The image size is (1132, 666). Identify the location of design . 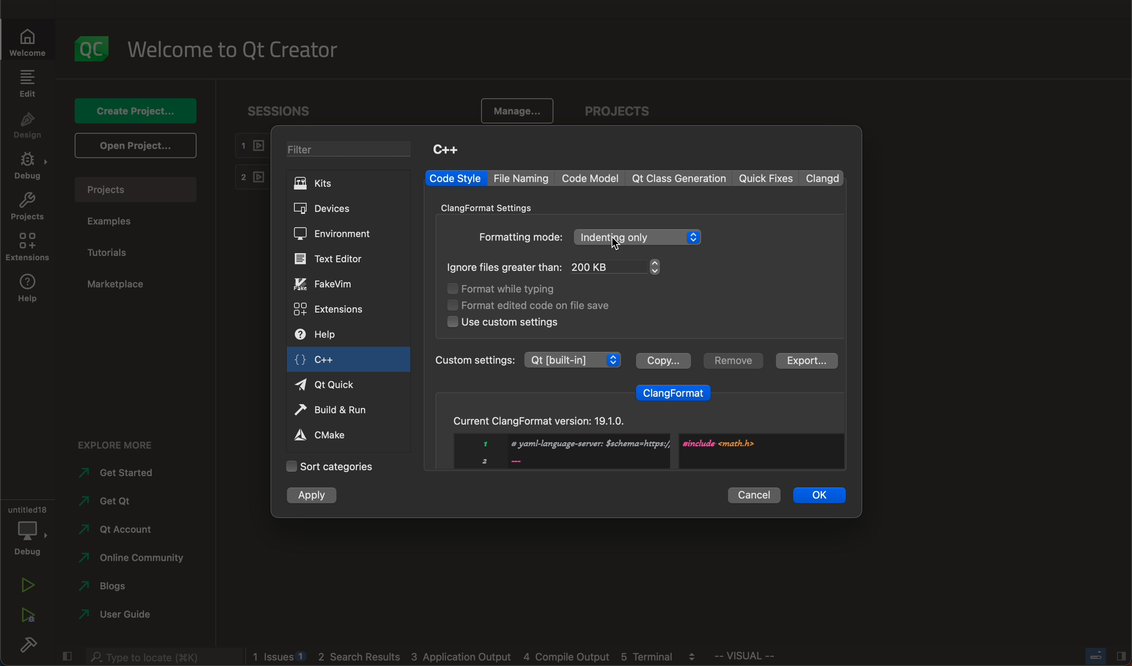
(28, 126).